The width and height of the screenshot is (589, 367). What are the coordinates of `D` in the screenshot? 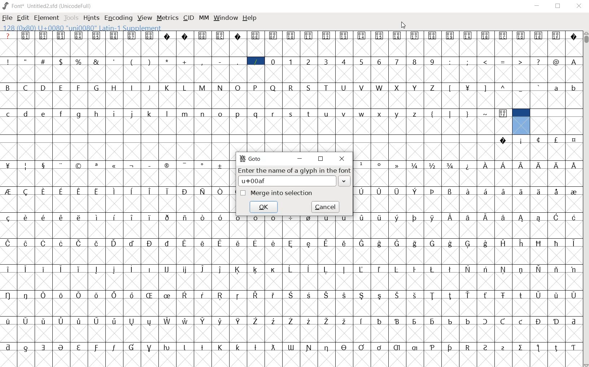 It's located at (44, 88).